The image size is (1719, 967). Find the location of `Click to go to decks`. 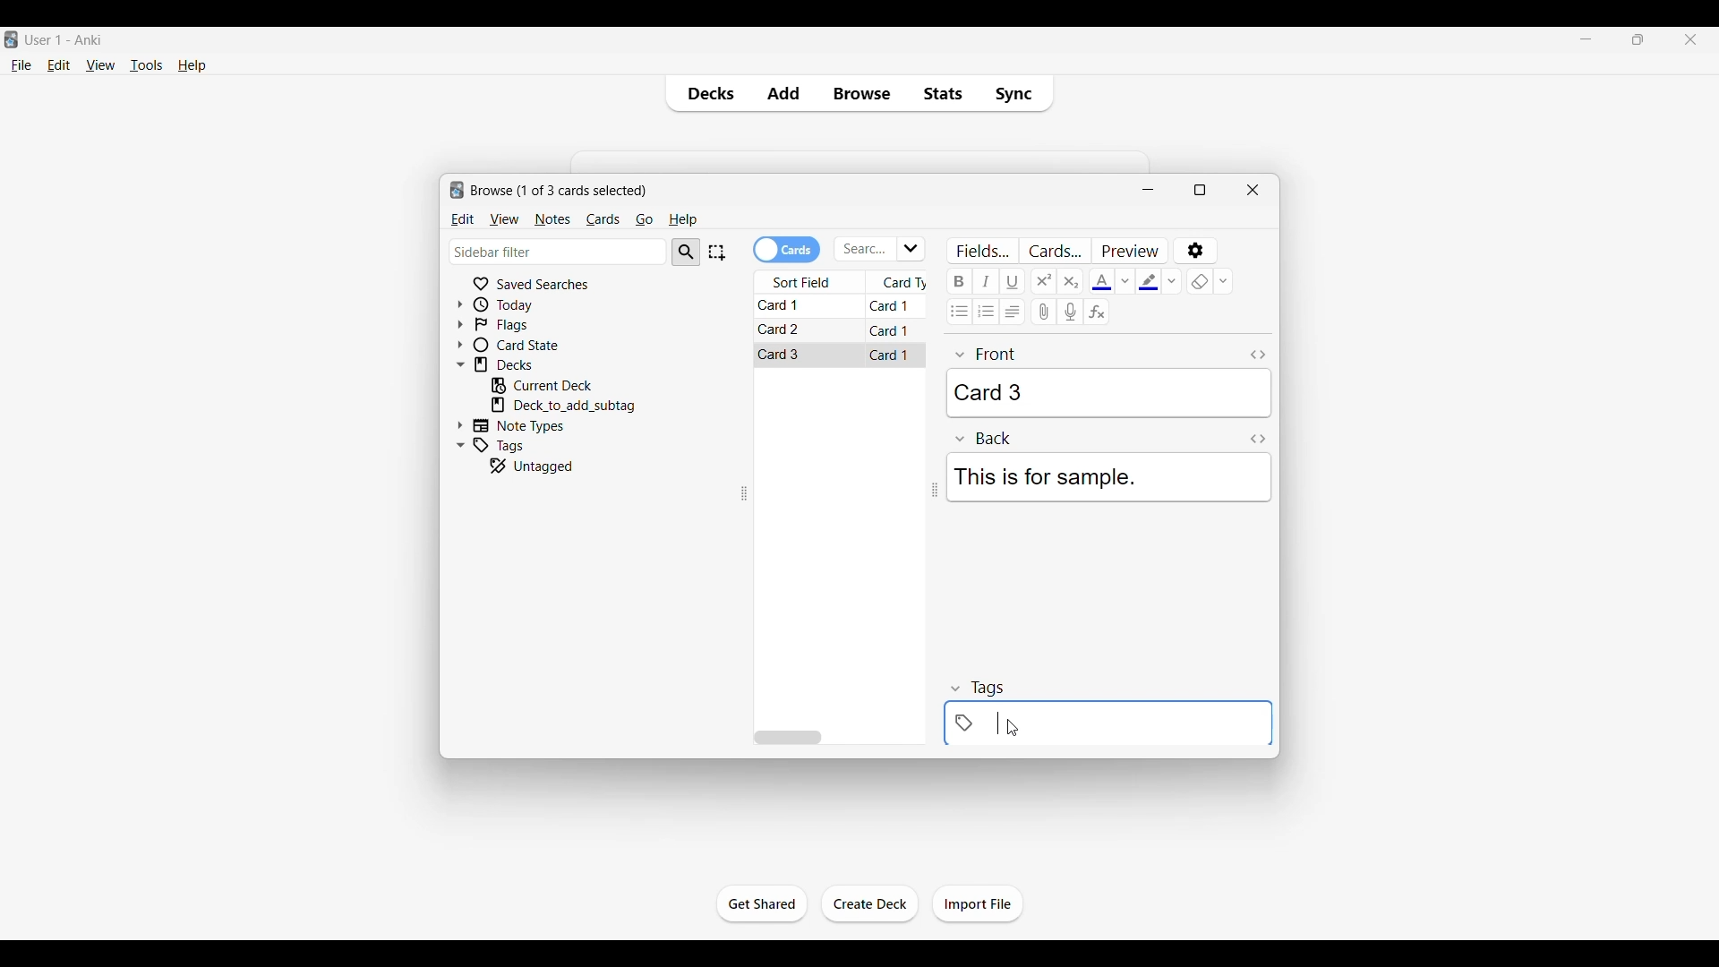

Click to go to decks is located at coordinates (531, 364).